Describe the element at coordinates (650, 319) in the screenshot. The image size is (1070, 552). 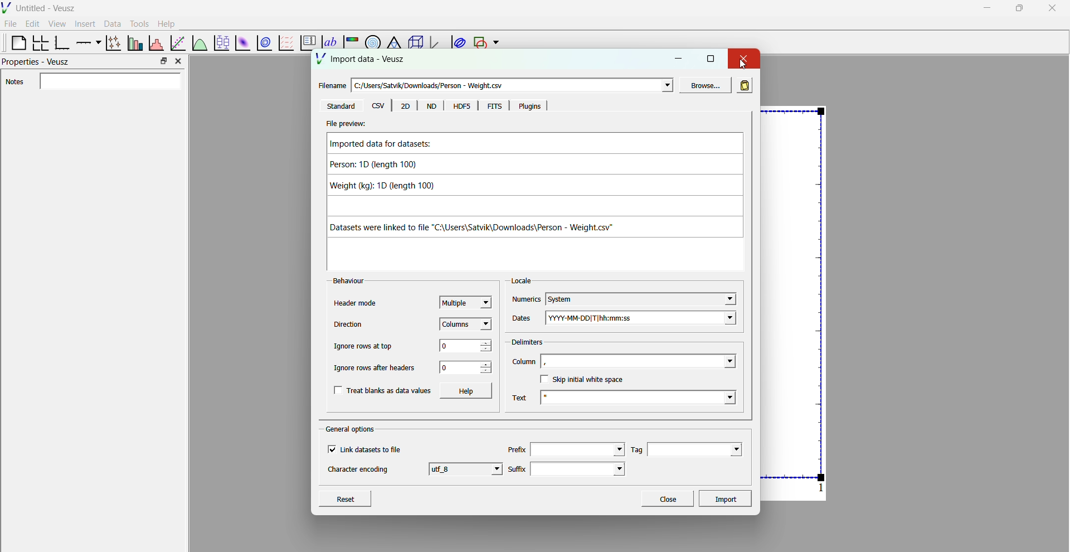
I see `YYYY-MM-DD|T|hh:mm:ss - dropdown` at that location.